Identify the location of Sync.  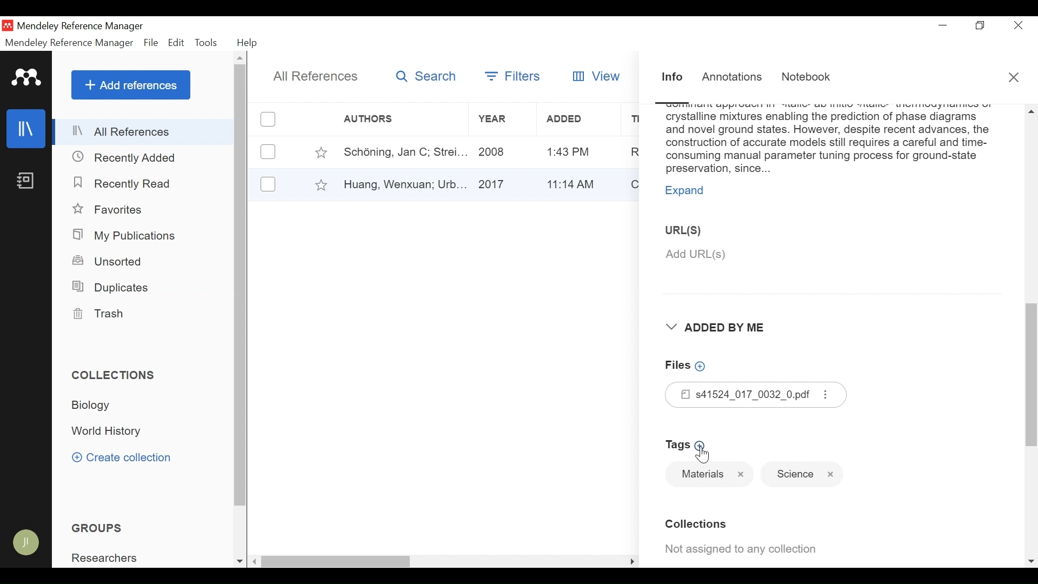
(28, 492).